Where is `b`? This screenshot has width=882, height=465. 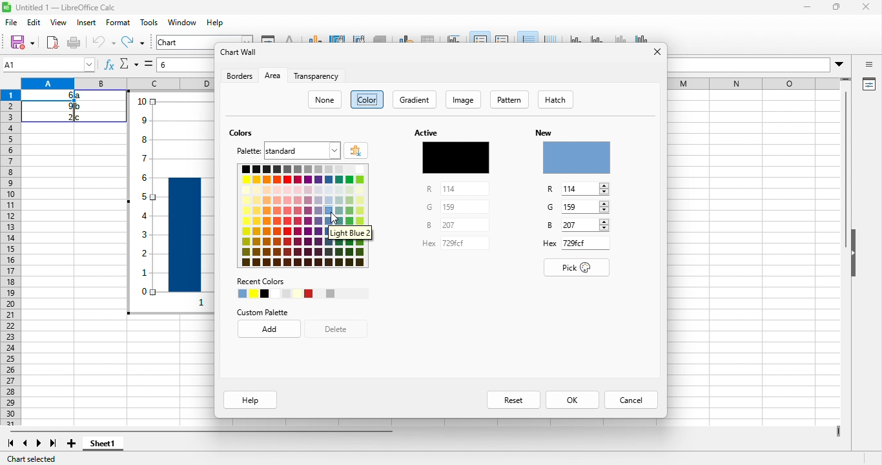
b is located at coordinates (79, 107).